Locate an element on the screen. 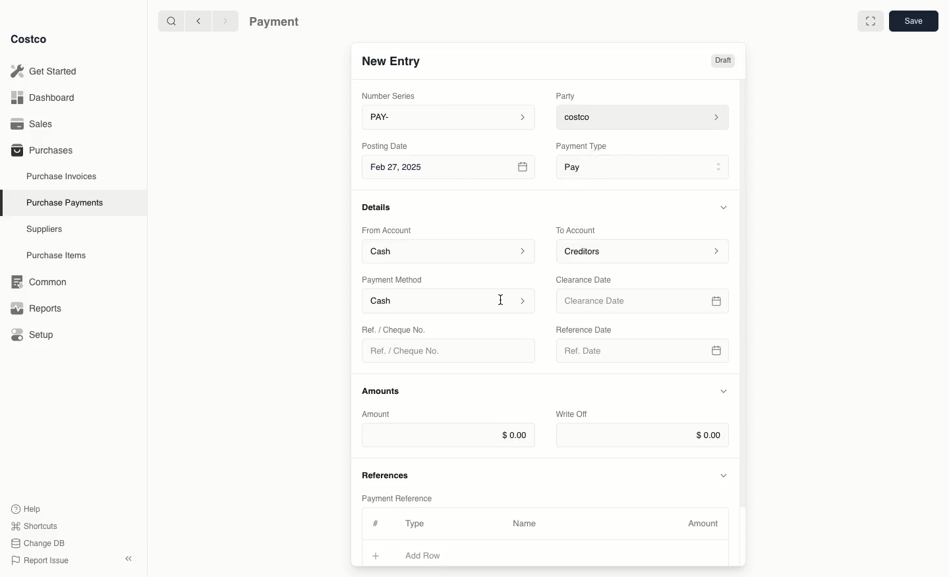  Search is located at coordinates (171, 20).